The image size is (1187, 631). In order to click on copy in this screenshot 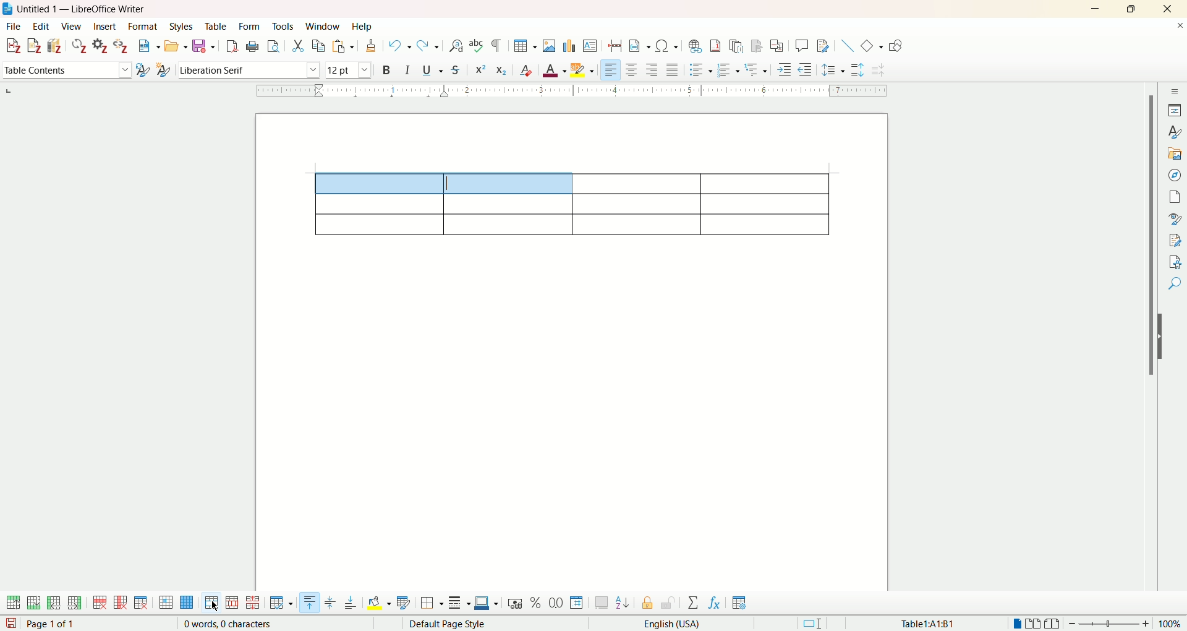, I will do `click(321, 46)`.